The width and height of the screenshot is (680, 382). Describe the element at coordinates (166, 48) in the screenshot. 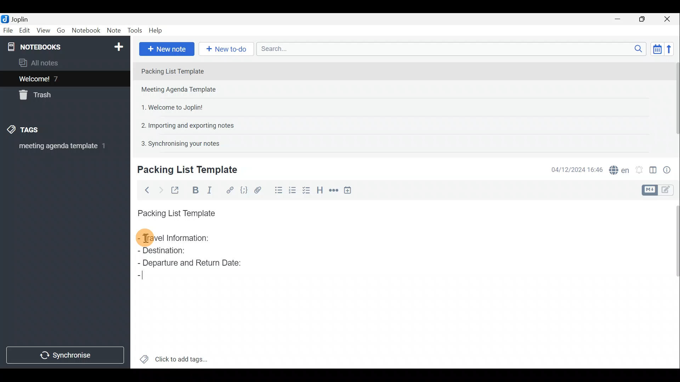

I see `New note` at that location.